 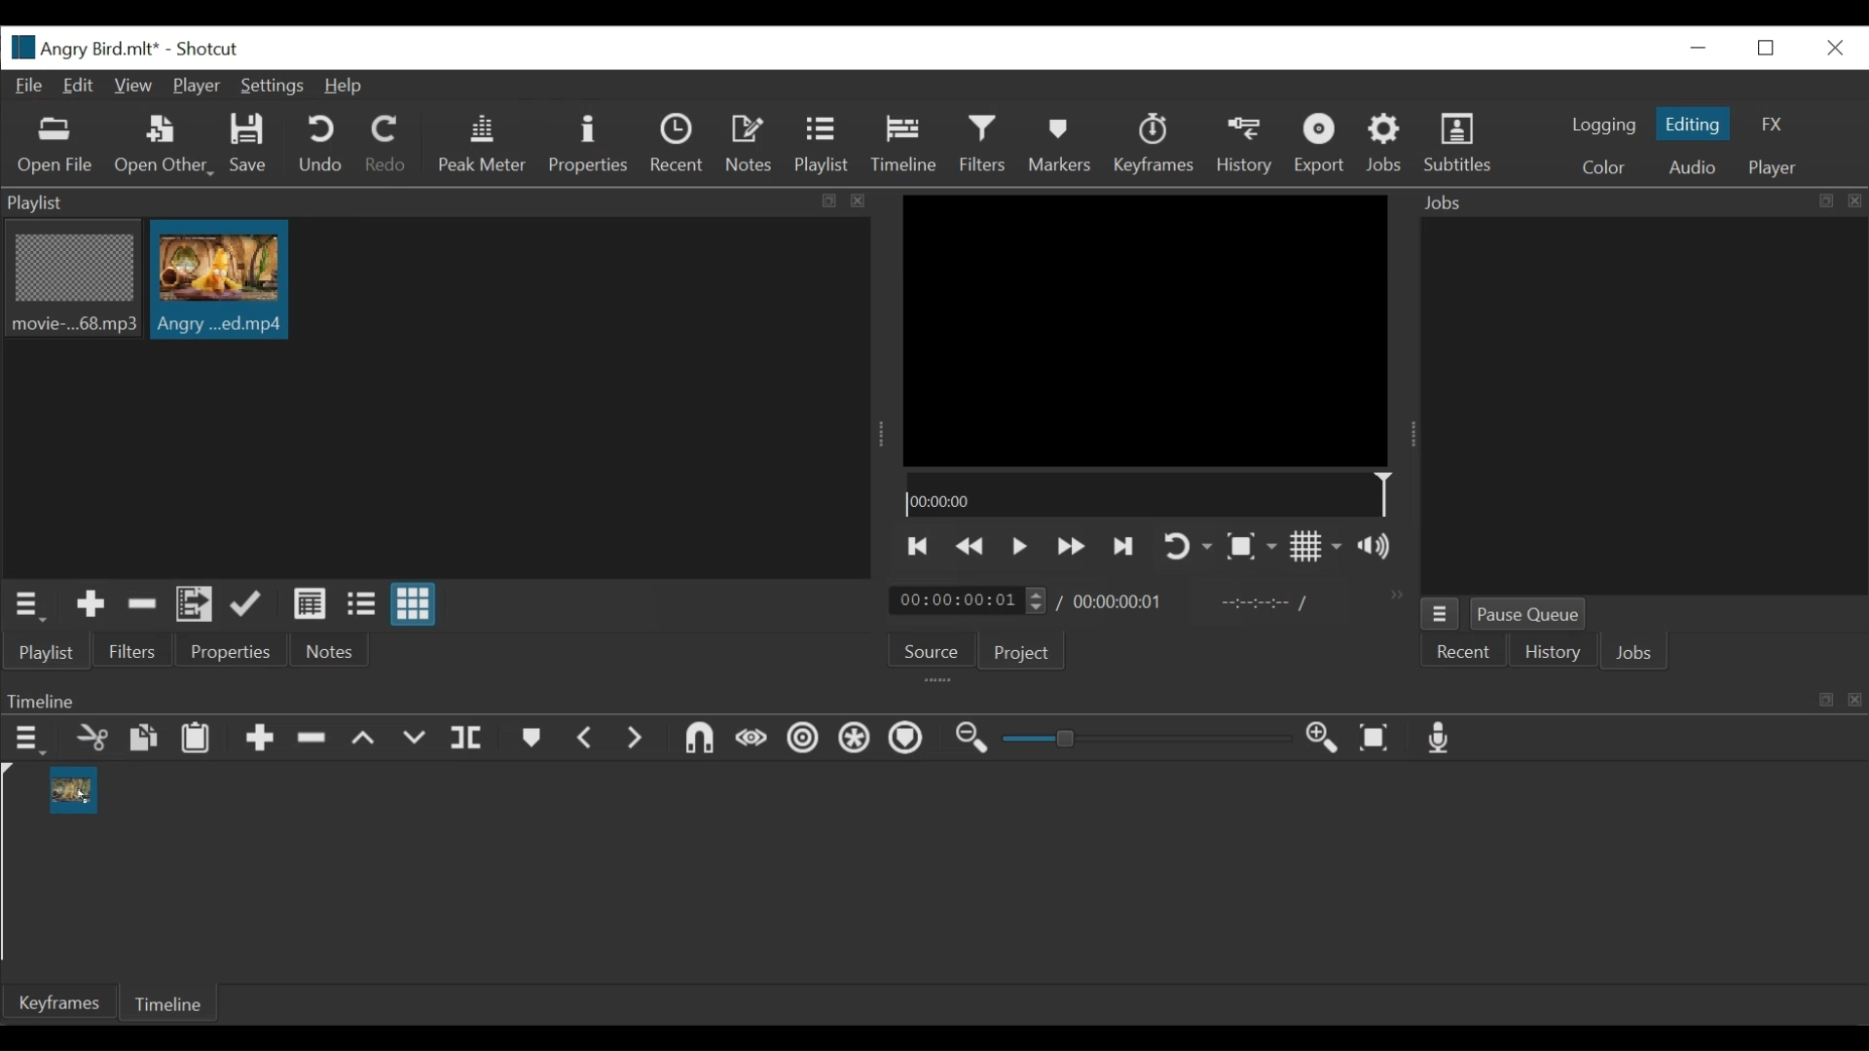 What do you see at coordinates (309, 604) in the screenshot?
I see `View as detail` at bounding box center [309, 604].